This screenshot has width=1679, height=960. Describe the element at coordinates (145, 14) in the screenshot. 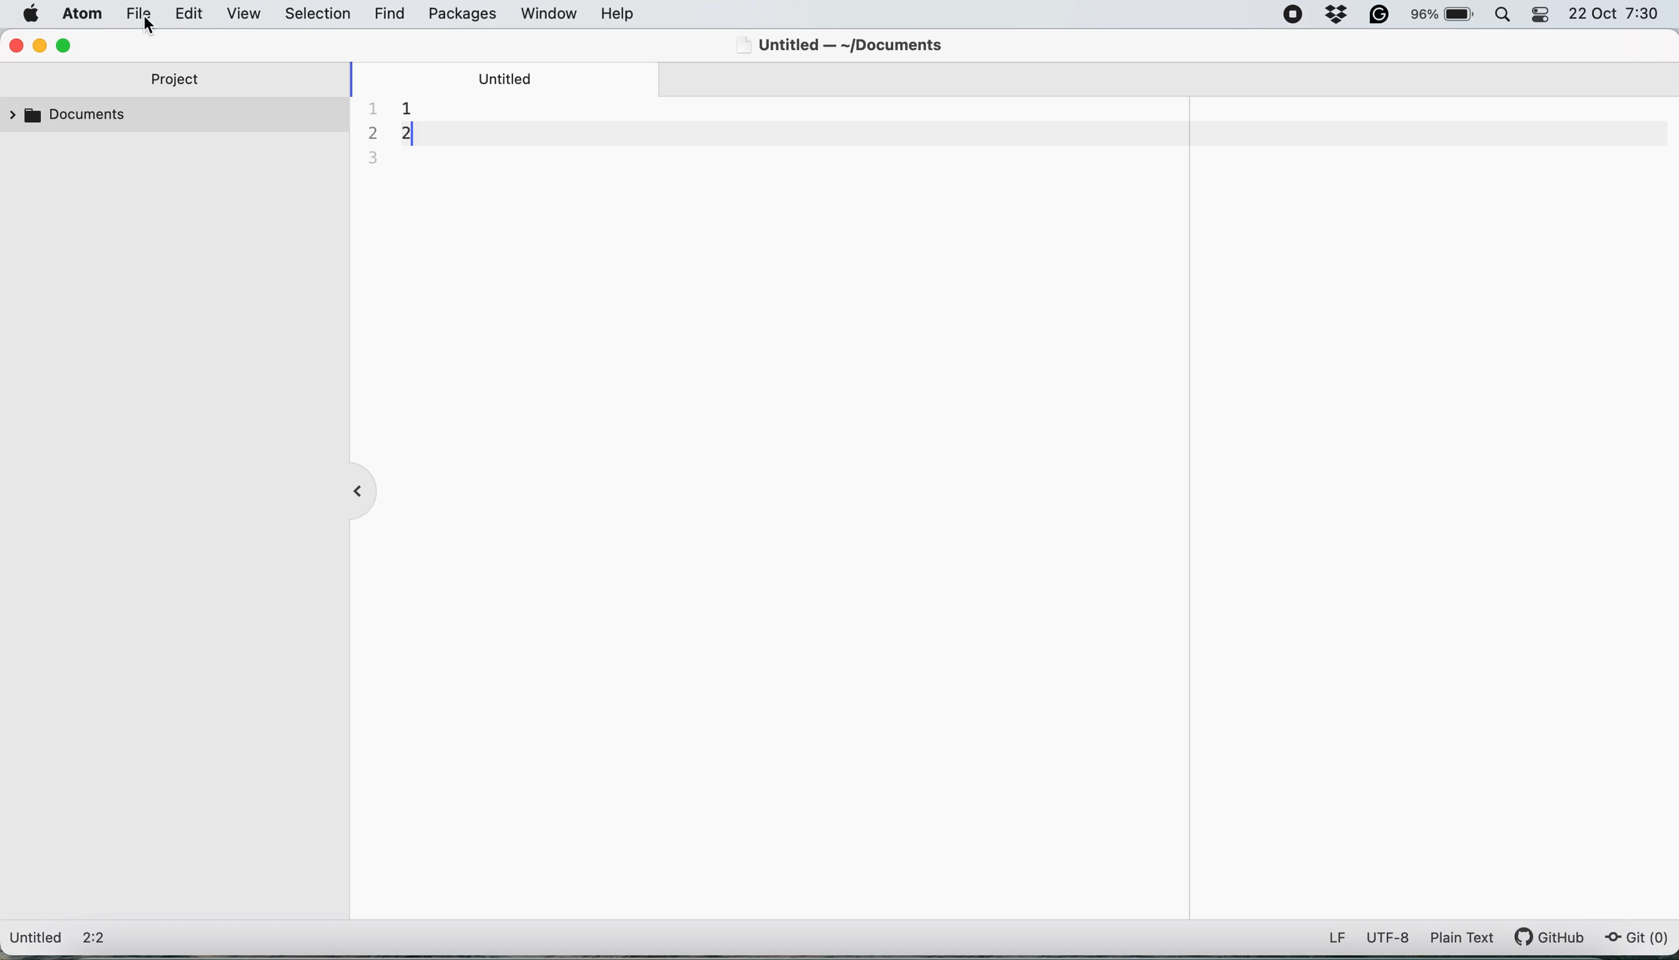

I see `file` at that location.